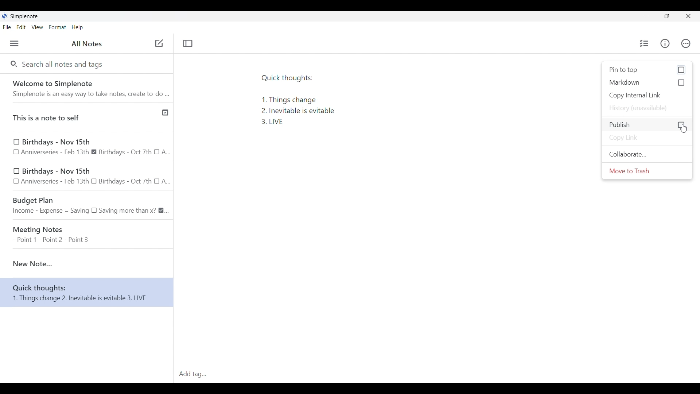 The image size is (700, 394). Describe the element at coordinates (647, 82) in the screenshot. I see `Check to Markdown` at that location.